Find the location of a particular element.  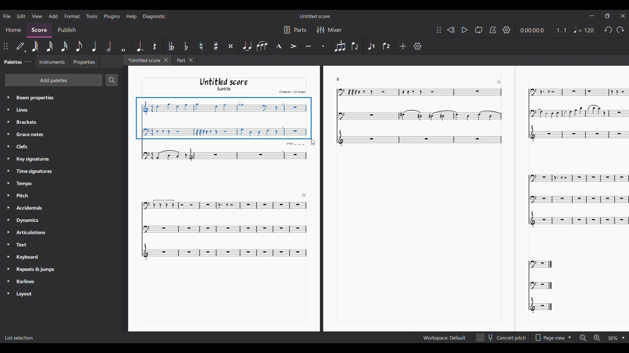

Publish is located at coordinates (66, 30).